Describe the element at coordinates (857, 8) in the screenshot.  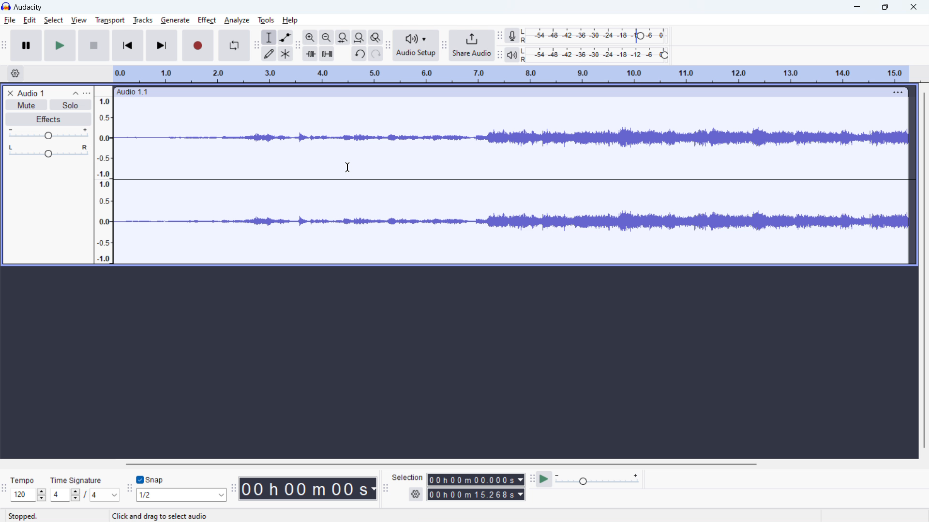
I see `minimize` at that location.